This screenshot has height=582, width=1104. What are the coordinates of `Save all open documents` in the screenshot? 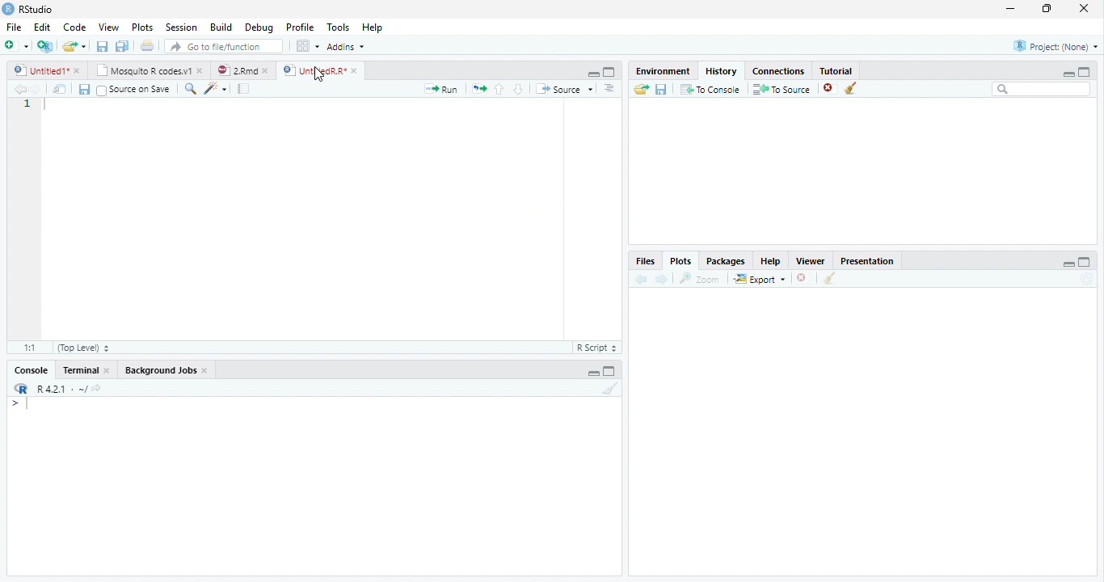 It's located at (121, 45).